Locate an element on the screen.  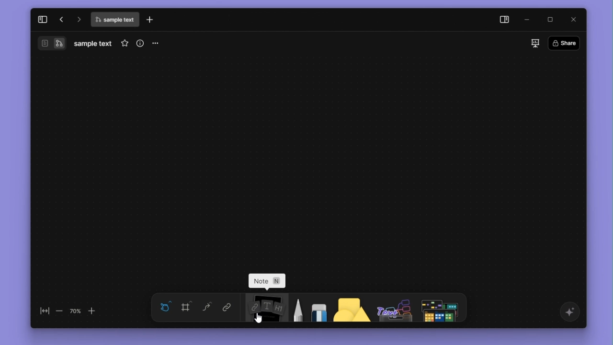
Curve C is located at coordinates (207, 309).